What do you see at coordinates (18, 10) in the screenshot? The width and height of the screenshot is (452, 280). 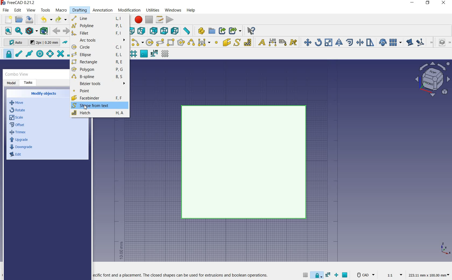 I see `edit` at bounding box center [18, 10].